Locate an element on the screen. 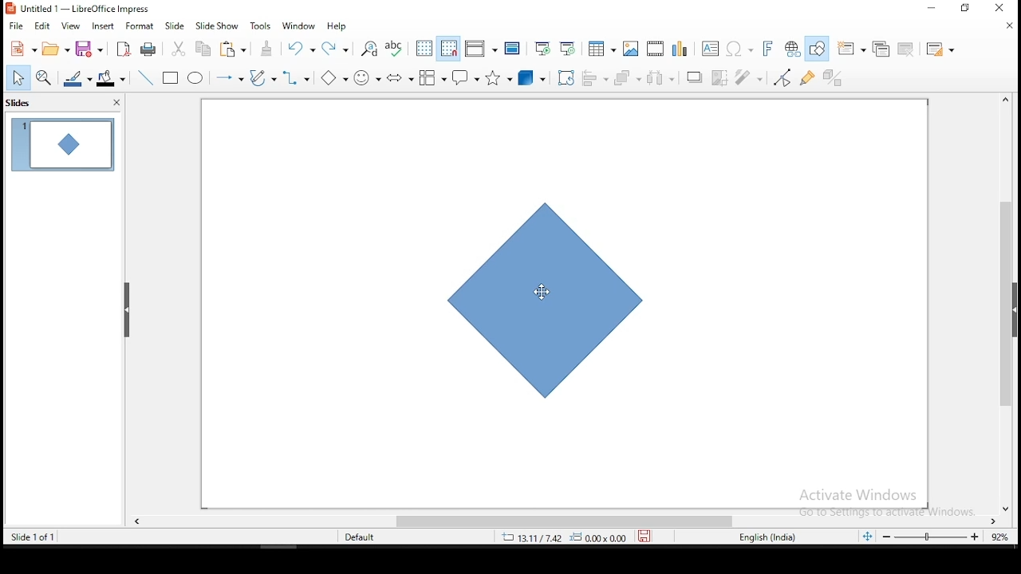 The width and height of the screenshot is (1021, 574). distribute is located at coordinates (661, 77).